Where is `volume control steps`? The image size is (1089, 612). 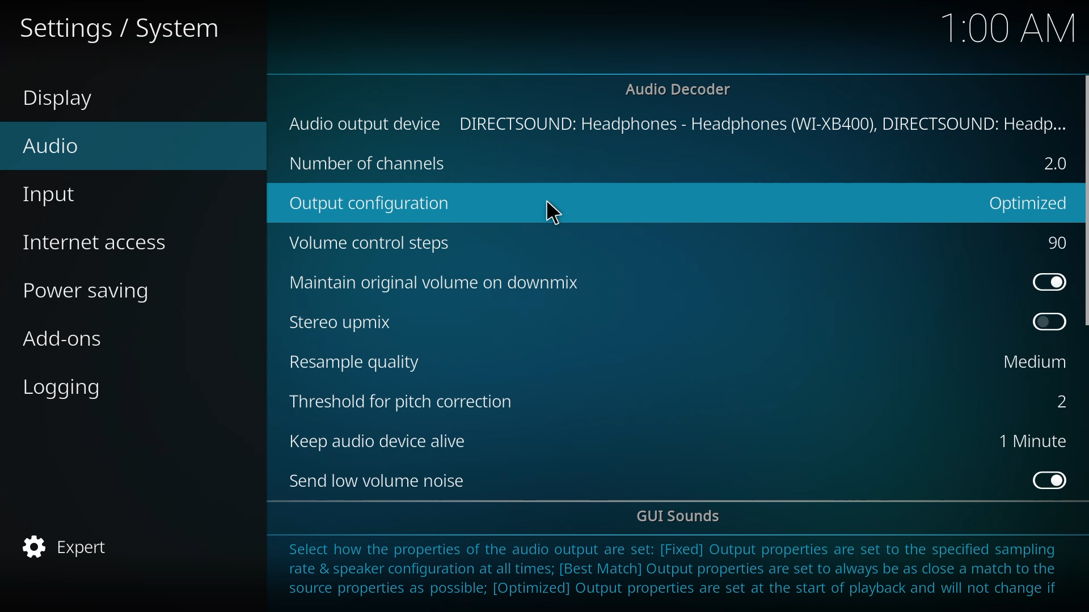 volume control steps is located at coordinates (374, 244).